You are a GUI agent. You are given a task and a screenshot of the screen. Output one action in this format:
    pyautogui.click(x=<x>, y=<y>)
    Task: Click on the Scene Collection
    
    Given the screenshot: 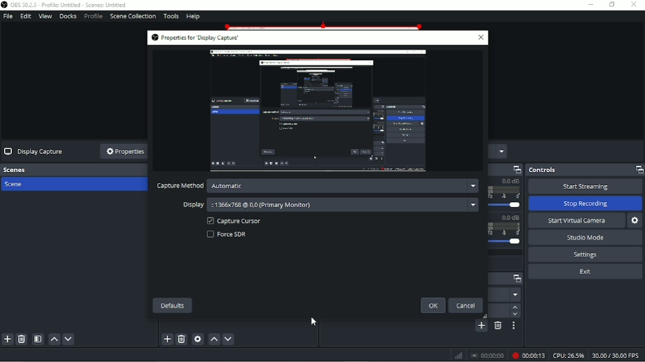 What is the action you would take?
    pyautogui.click(x=132, y=17)
    